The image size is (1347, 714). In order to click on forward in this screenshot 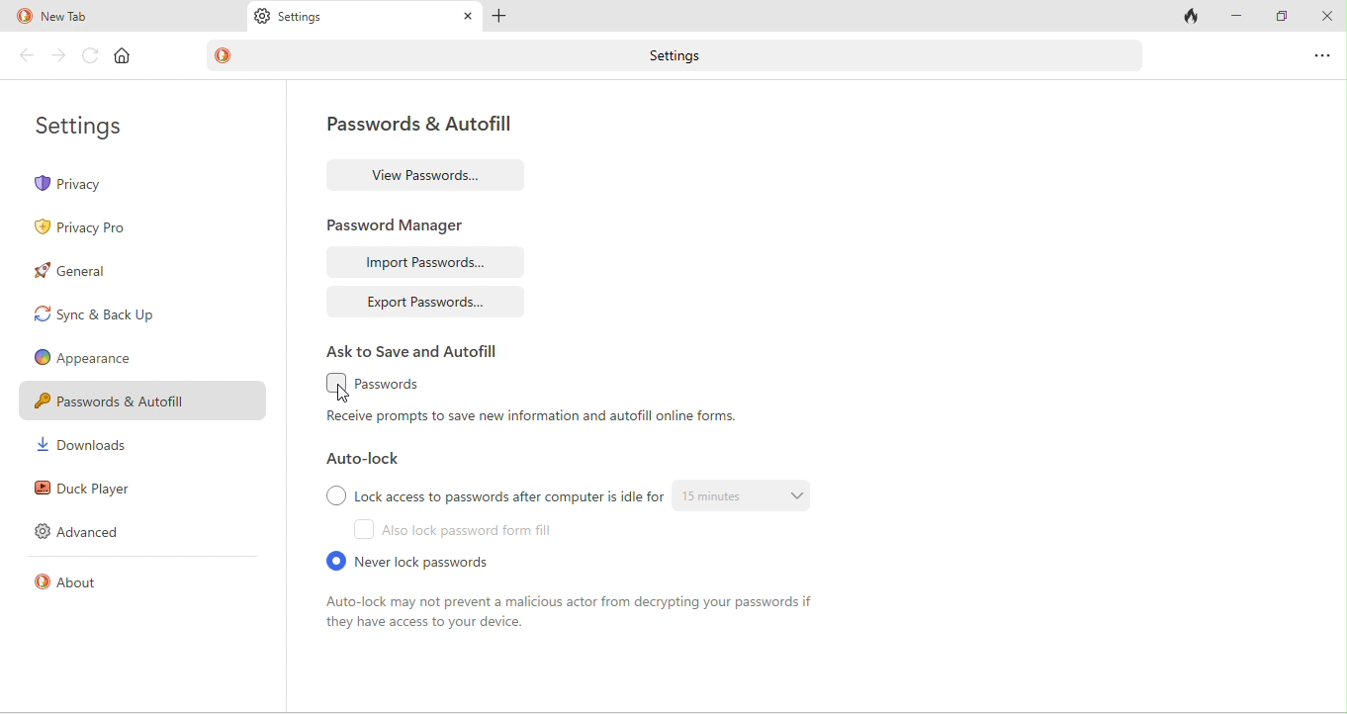, I will do `click(58, 55)`.